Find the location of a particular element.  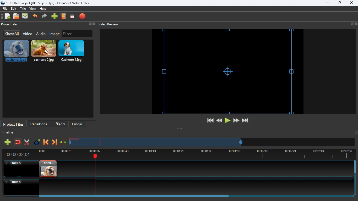

title is located at coordinates (24, 8).